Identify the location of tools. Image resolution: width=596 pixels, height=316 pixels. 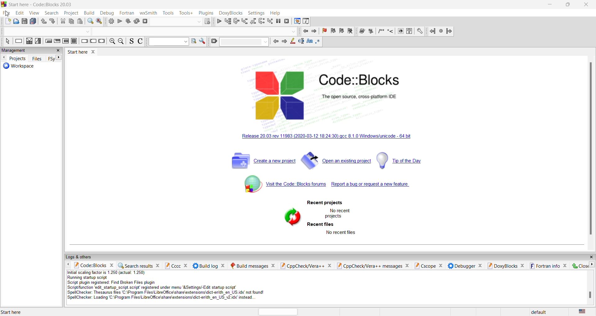
(169, 13).